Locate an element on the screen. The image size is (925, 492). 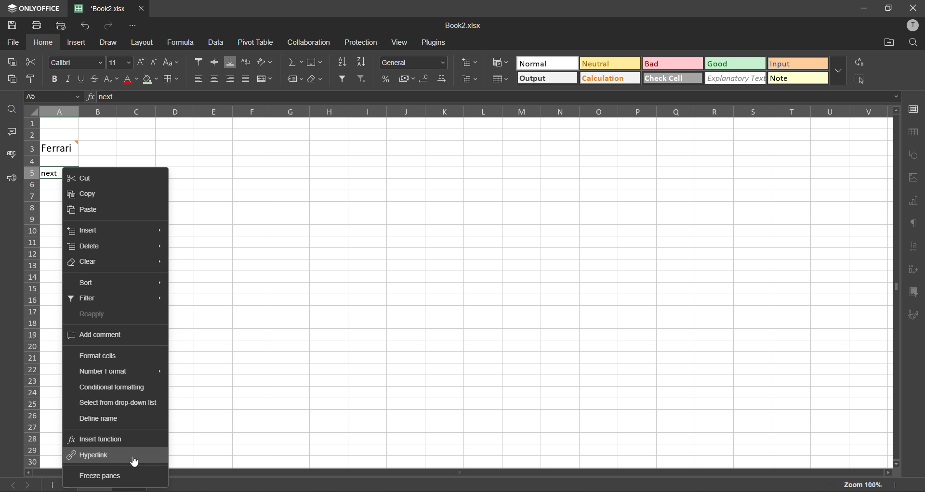
quick print is located at coordinates (61, 25).